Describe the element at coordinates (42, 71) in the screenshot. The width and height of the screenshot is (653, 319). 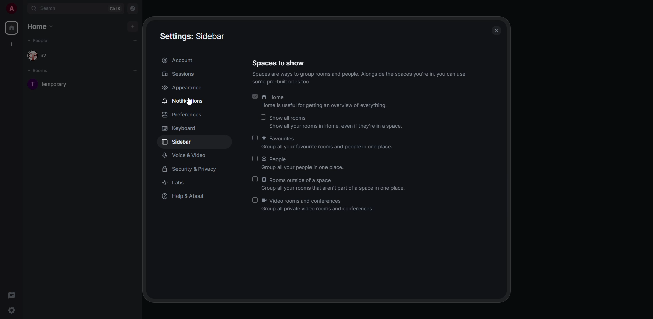
I see `rooms` at that location.